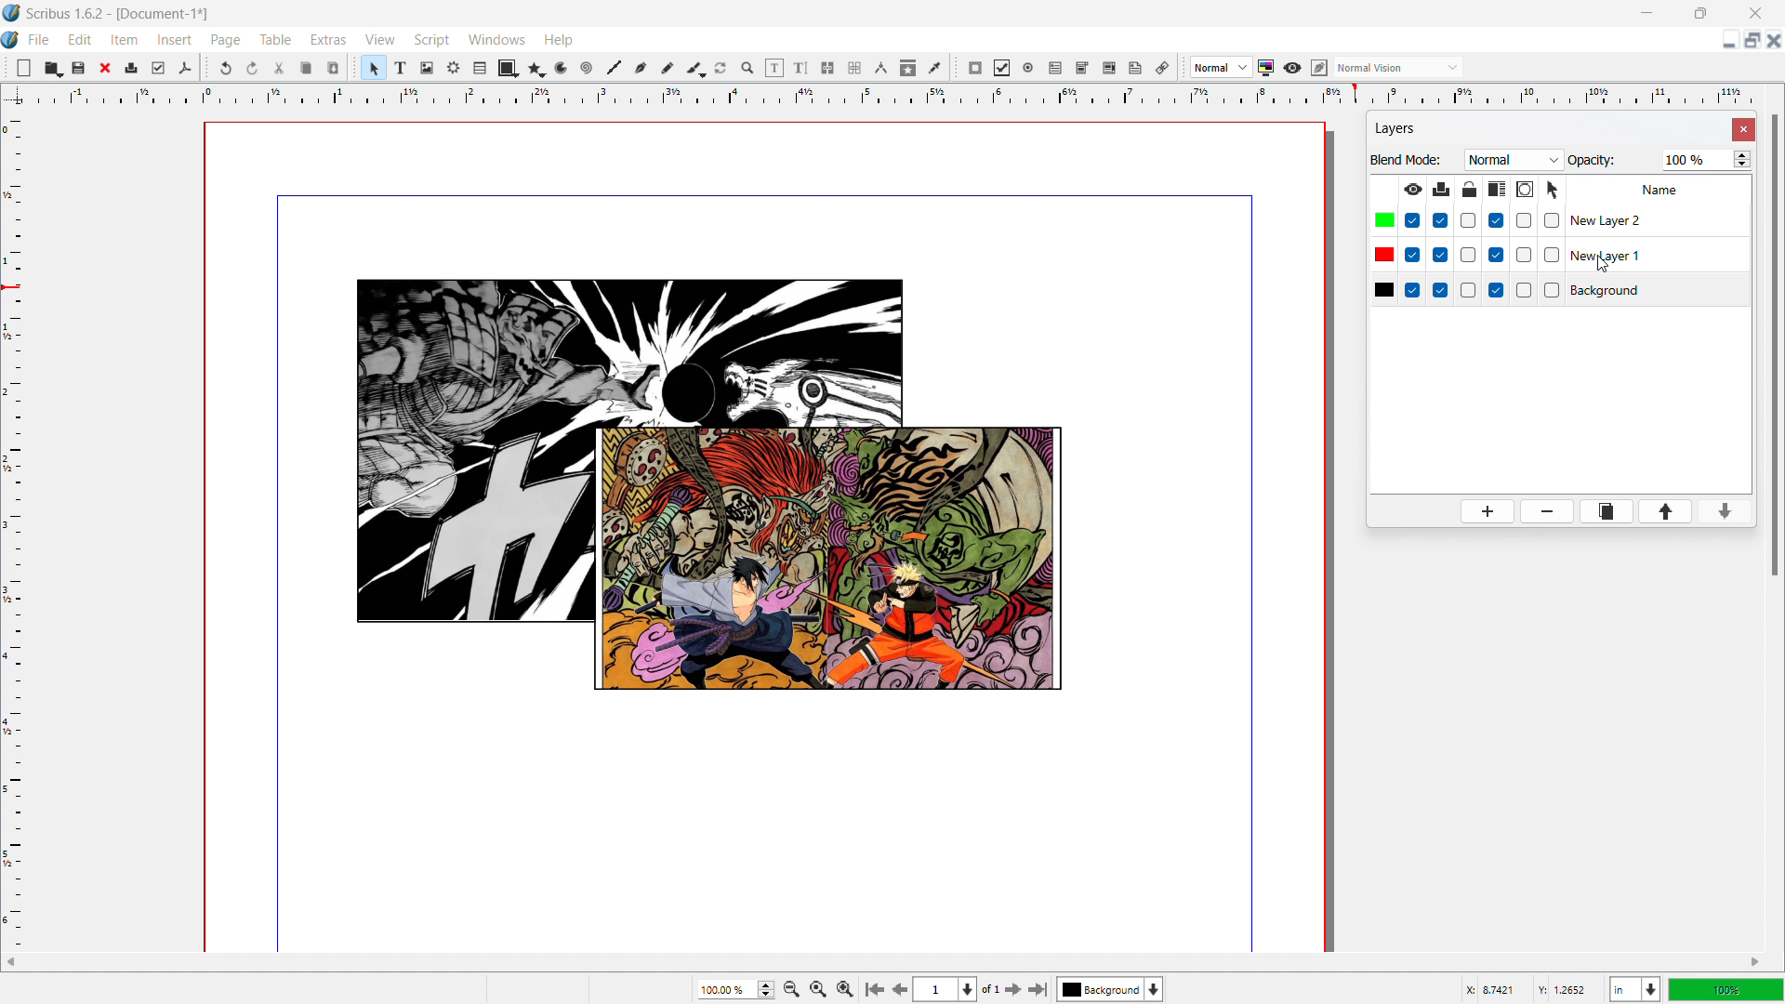 This screenshot has height=1004, width=1785. What do you see at coordinates (1774, 40) in the screenshot?
I see `close document` at bounding box center [1774, 40].